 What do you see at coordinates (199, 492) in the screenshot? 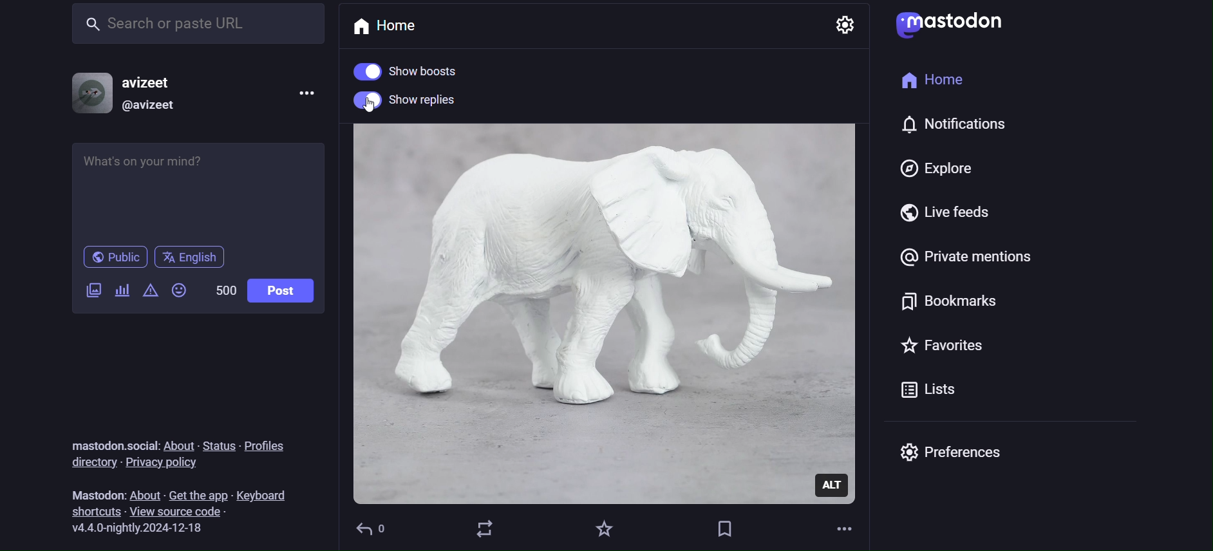
I see `get the app` at bounding box center [199, 492].